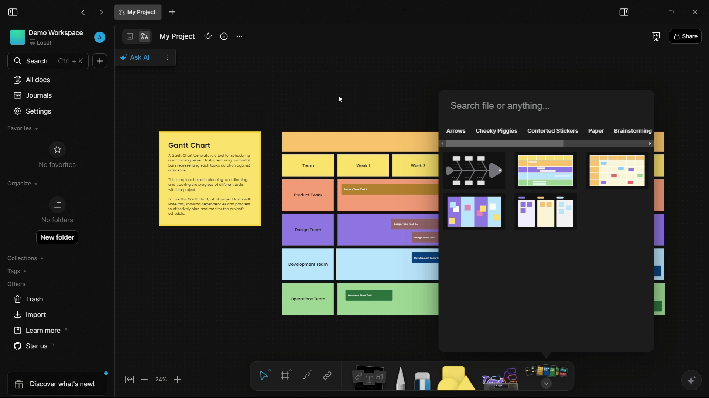 This screenshot has width=709, height=398. What do you see at coordinates (32, 80) in the screenshot?
I see `all documents` at bounding box center [32, 80].